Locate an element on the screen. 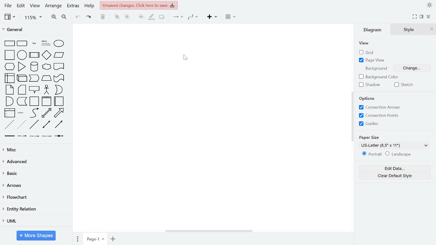 Image resolution: width=436 pixels, height=245 pixels. card is located at coordinates (22, 90).